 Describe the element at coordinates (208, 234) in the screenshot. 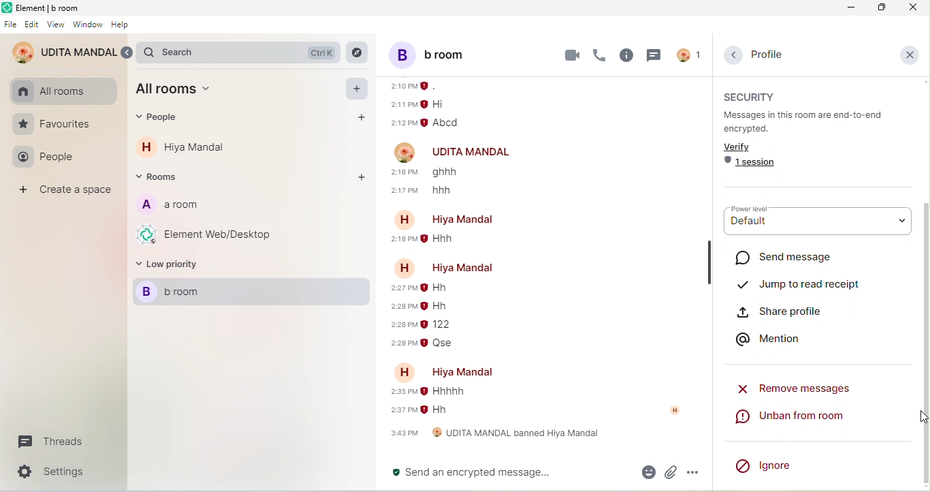

I see `element web/desktop` at that location.